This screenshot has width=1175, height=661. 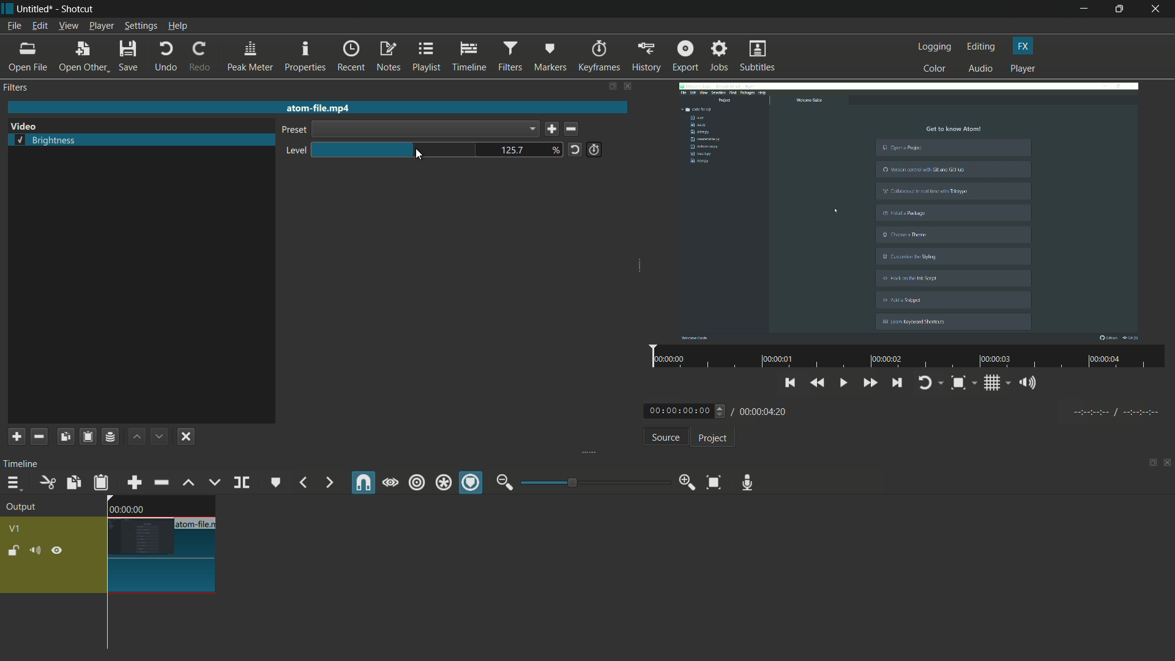 I want to click on filters, so click(x=17, y=88).